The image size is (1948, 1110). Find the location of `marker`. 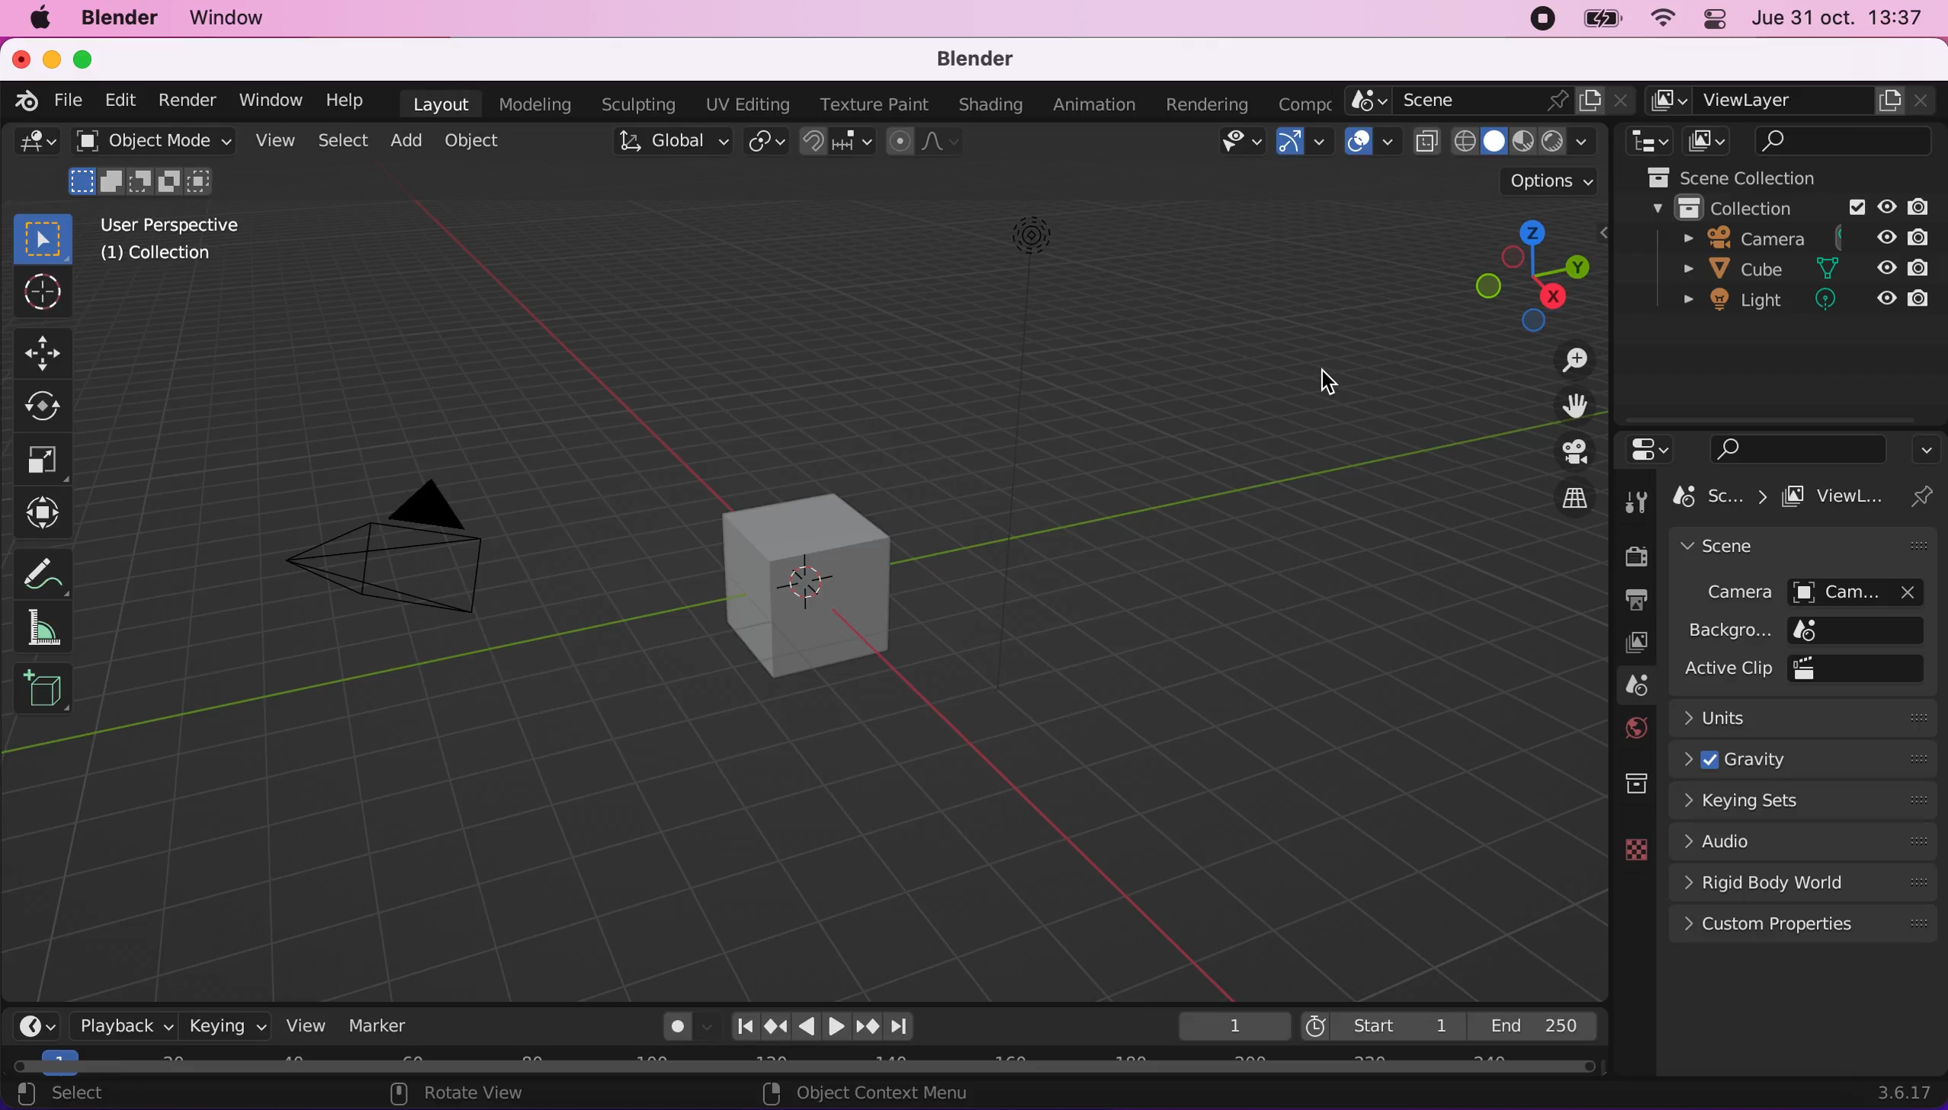

marker is located at coordinates (385, 1024).